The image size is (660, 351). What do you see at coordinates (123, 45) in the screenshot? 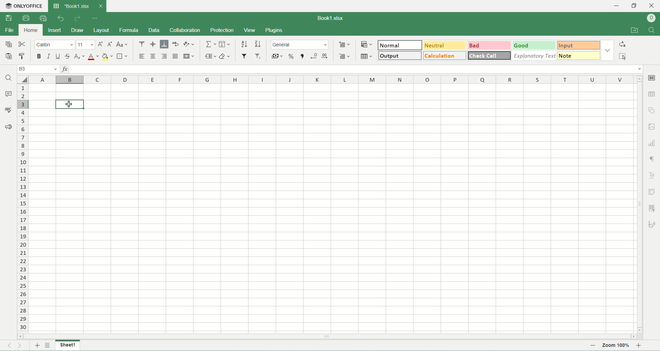
I see `change case` at bounding box center [123, 45].